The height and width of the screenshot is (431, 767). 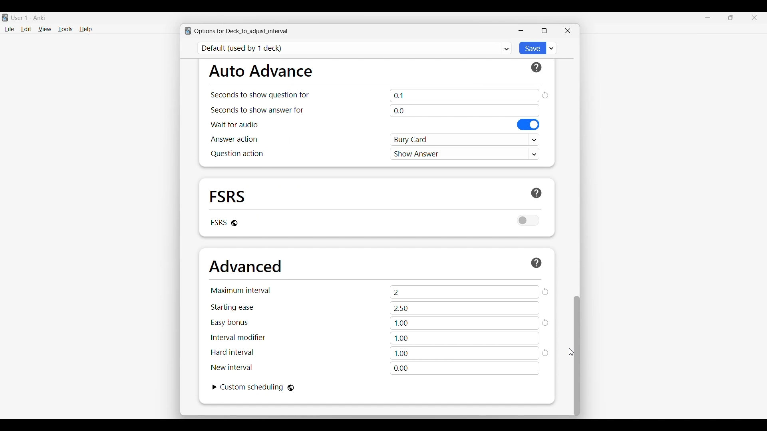 I want to click on Indicates sec. to show question for, so click(x=259, y=95).